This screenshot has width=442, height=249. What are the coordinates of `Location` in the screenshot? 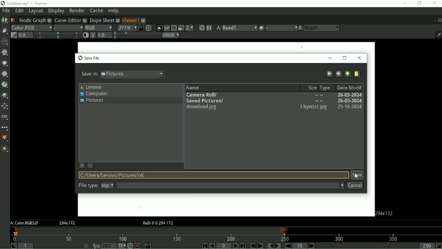 It's located at (214, 175).